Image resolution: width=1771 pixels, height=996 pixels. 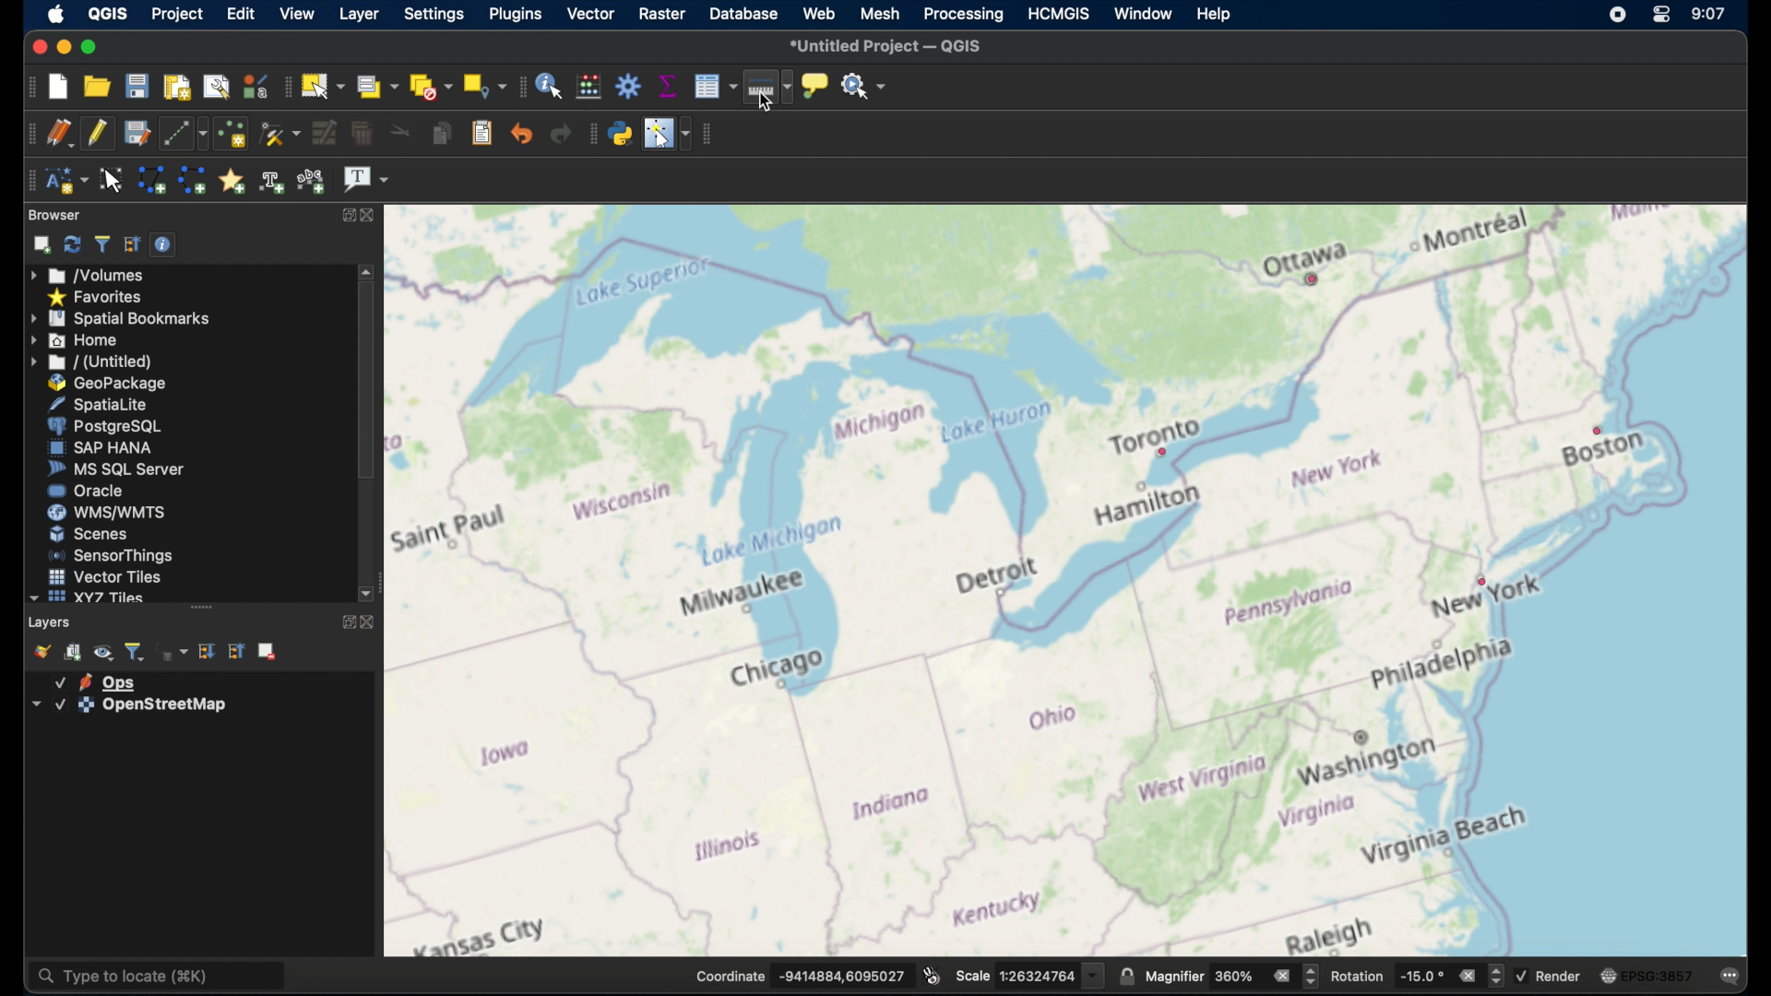 I want to click on help, so click(x=1212, y=13).